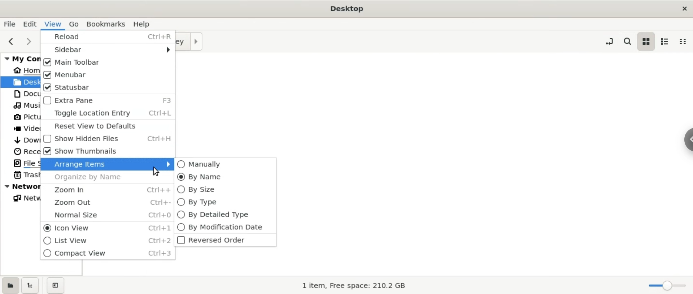 The image size is (693, 294). What do you see at coordinates (108, 152) in the screenshot?
I see `show thumbnails` at bounding box center [108, 152].